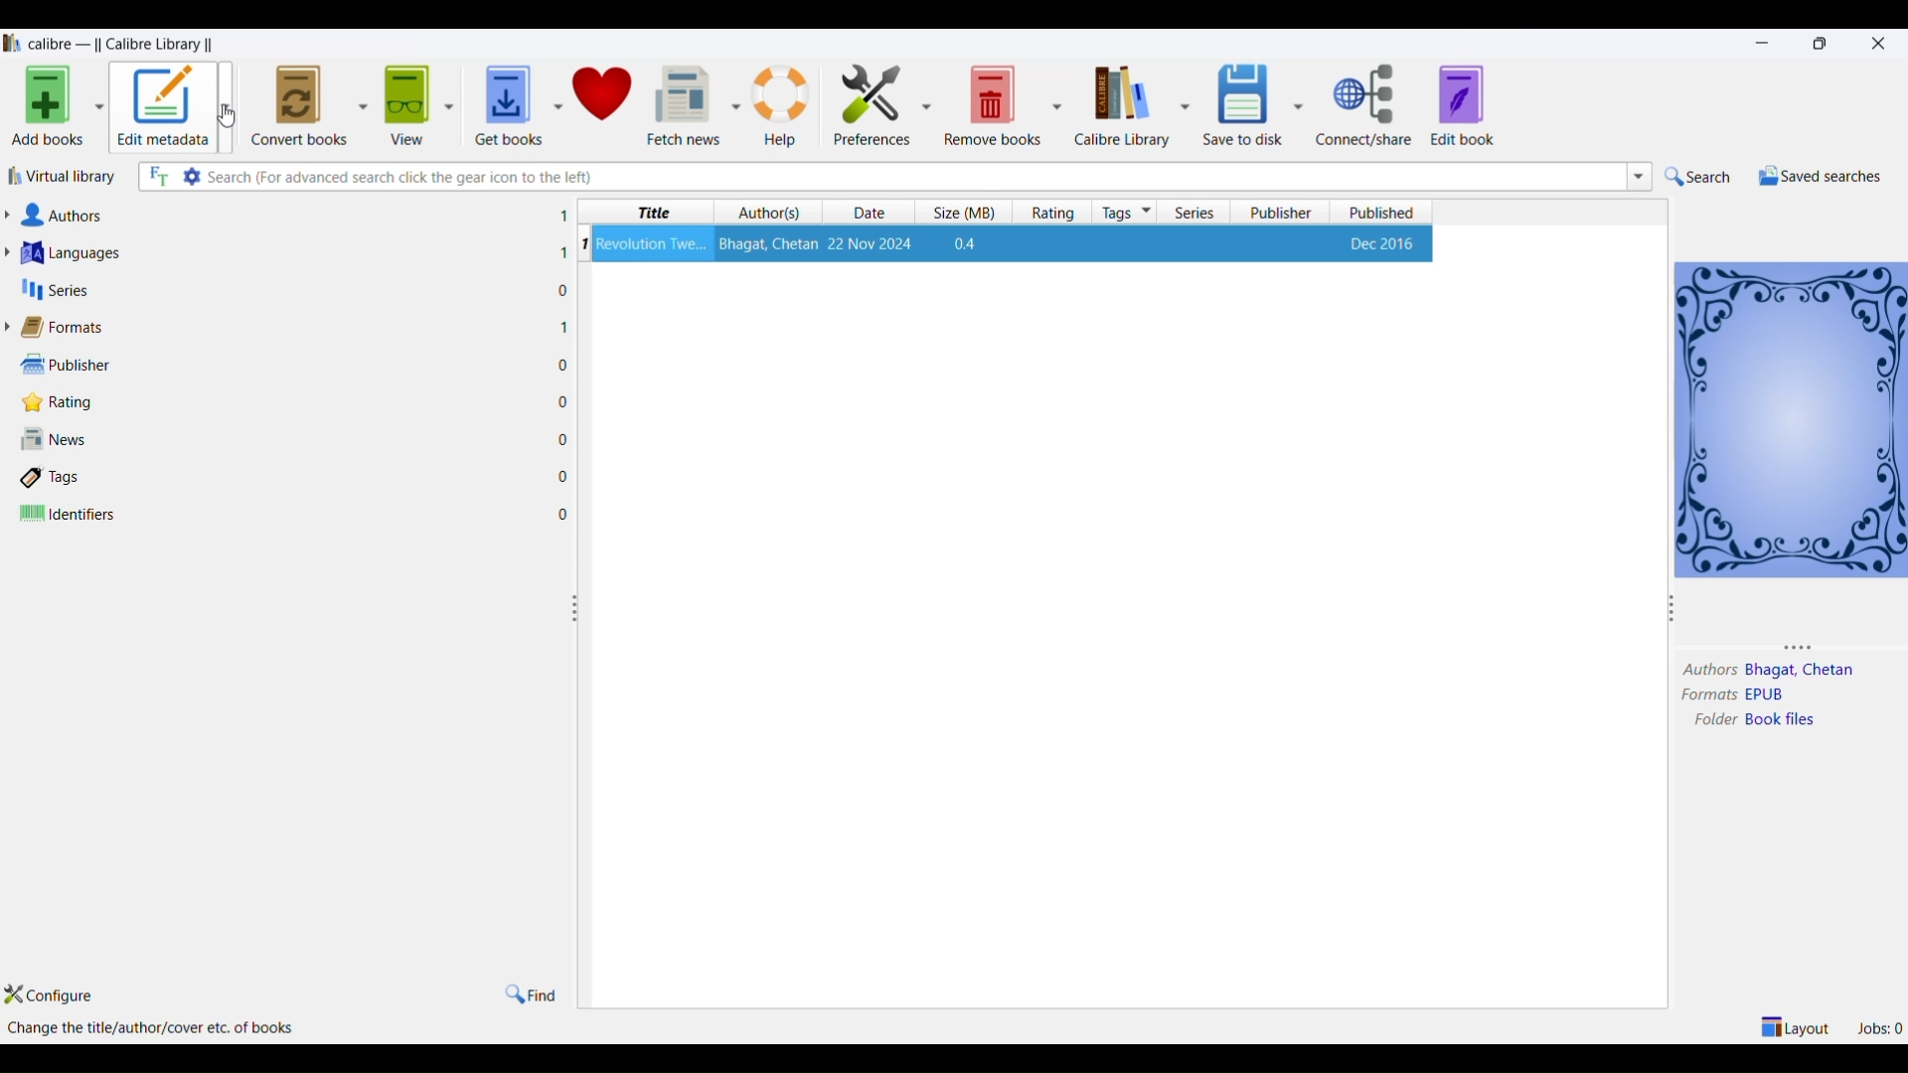 This screenshot has width=1908, height=1073. Describe the element at coordinates (1818, 176) in the screenshot. I see `saved searches` at that location.